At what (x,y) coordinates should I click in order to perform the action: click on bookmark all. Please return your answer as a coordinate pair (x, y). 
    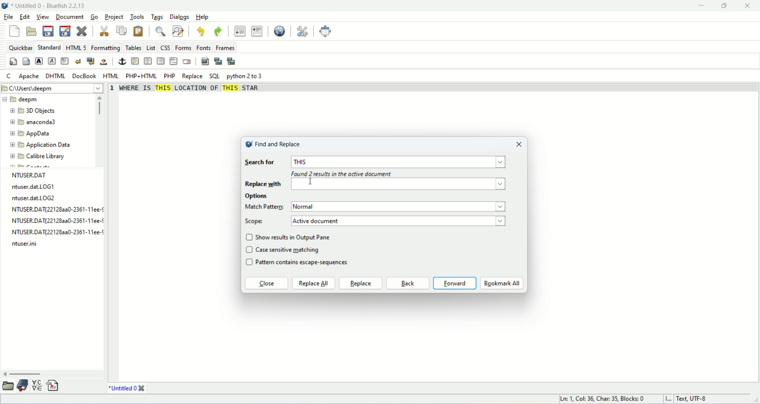
    Looking at the image, I should click on (502, 283).